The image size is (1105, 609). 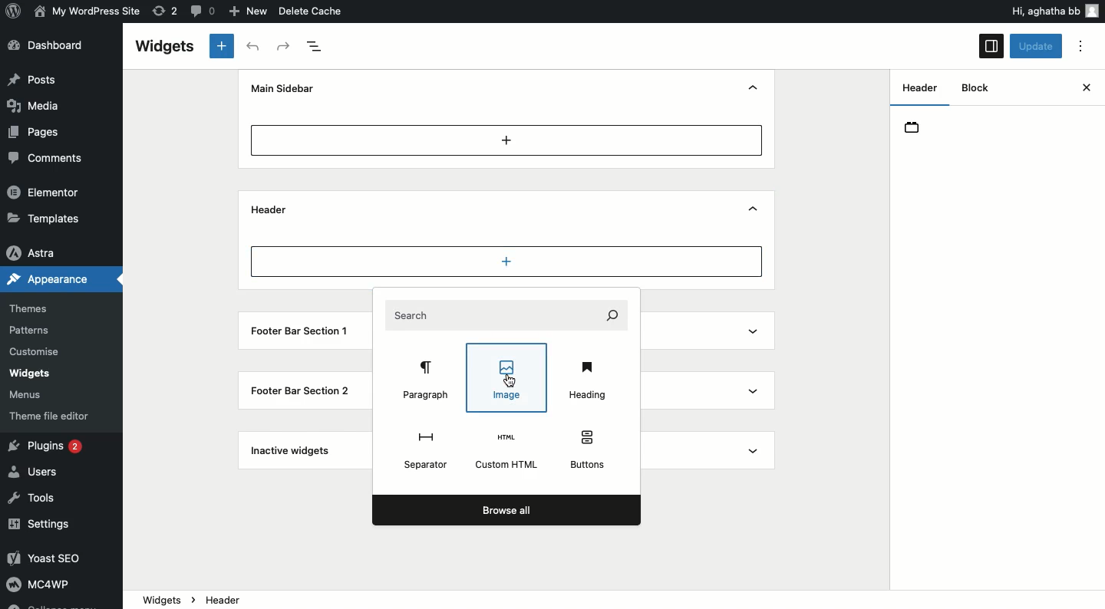 What do you see at coordinates (31, 330) in the screenshot?
I see `Patterns` at bounding box center [31, 330].